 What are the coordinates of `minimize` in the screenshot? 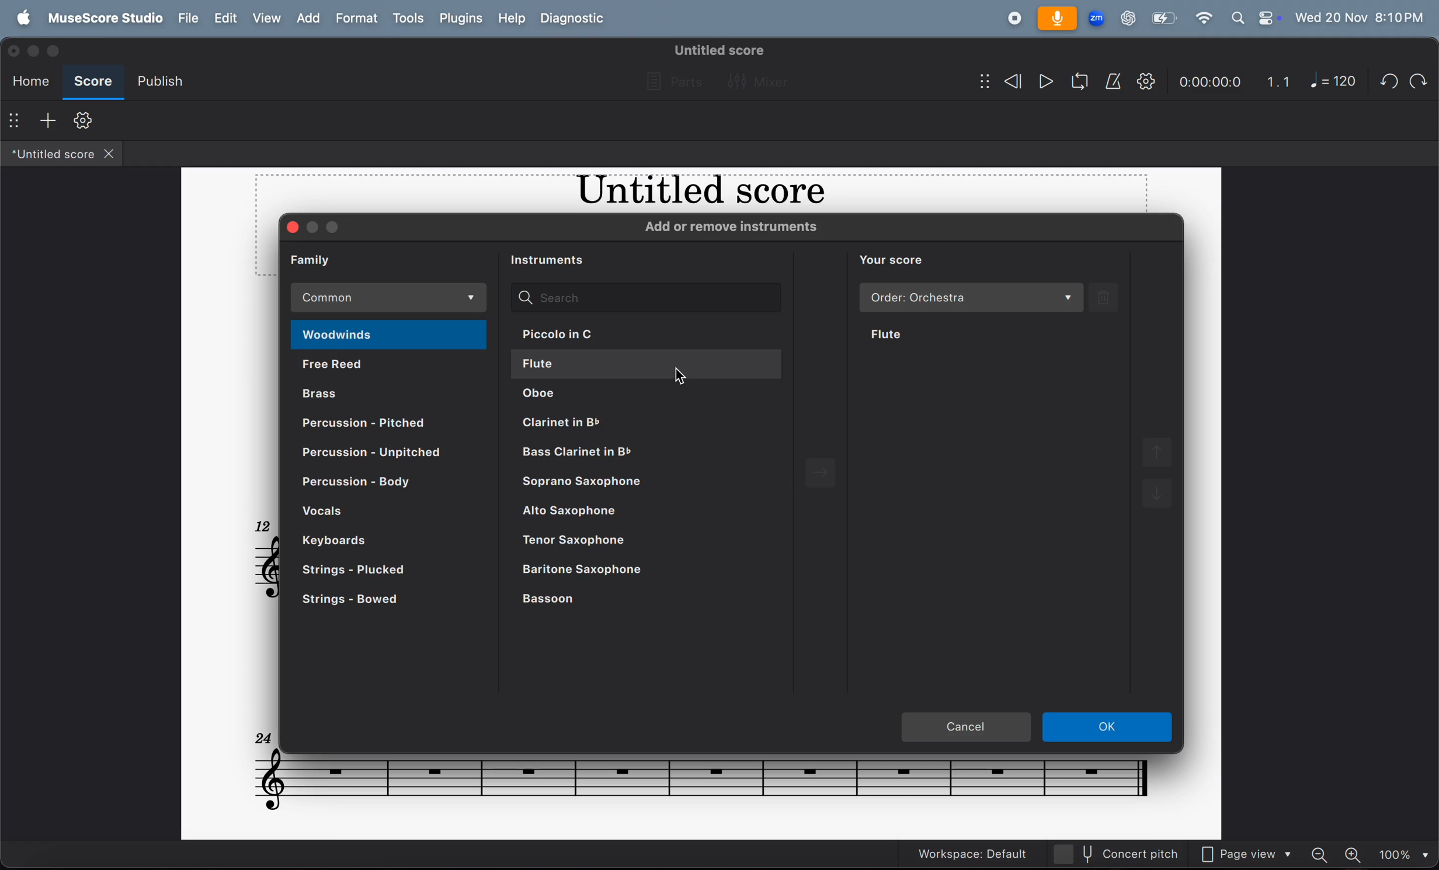 It's located at (314, 226).